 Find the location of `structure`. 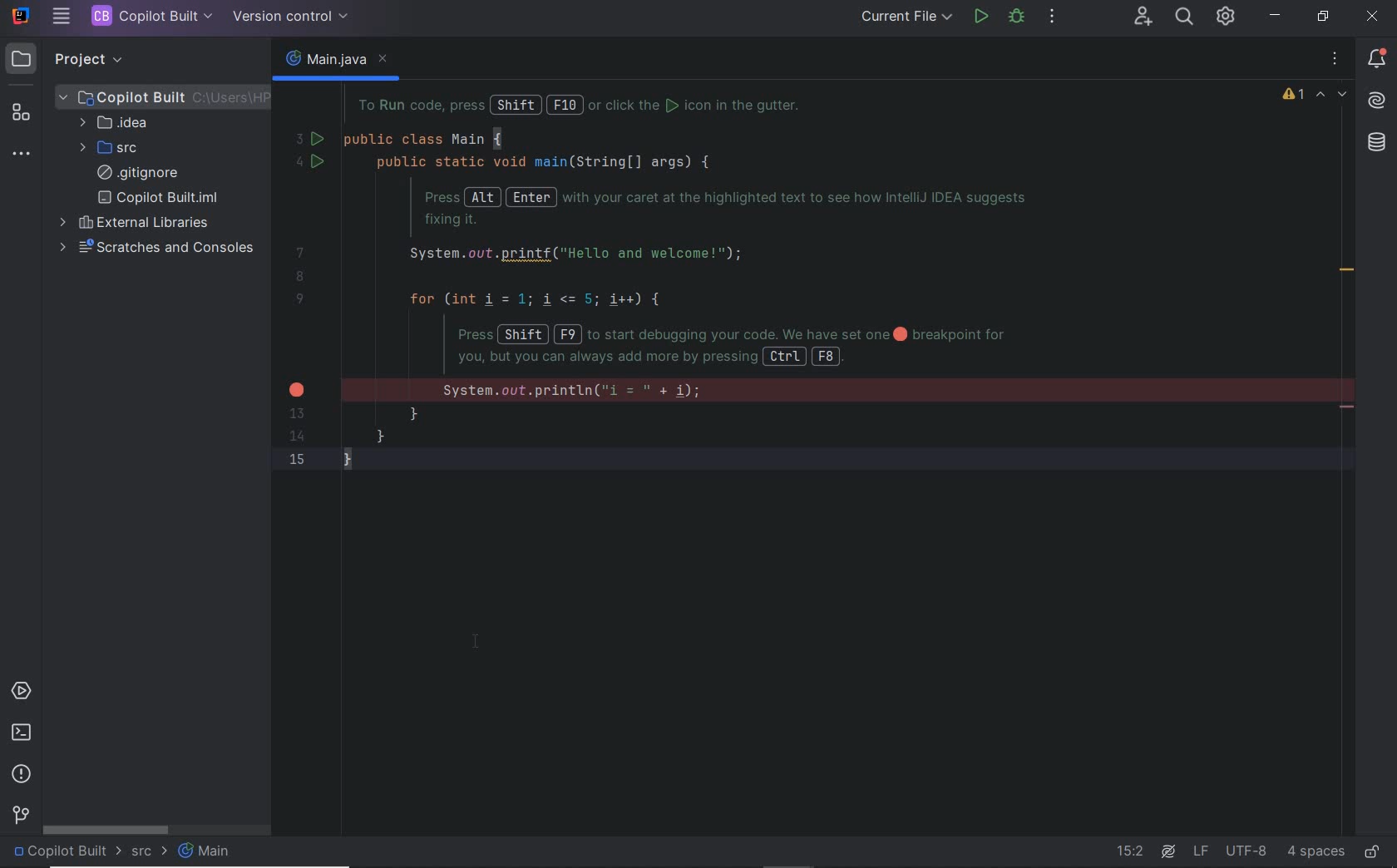

structure is located at coordinates (23, 116).